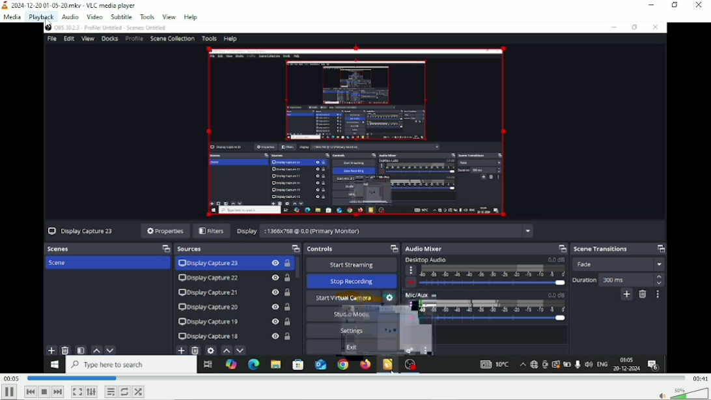 This screenshot has width=711, height=400. What do you see at coordinates (355, 198) in the screenshot?
I see `Video` at bounding box center [355, 198].